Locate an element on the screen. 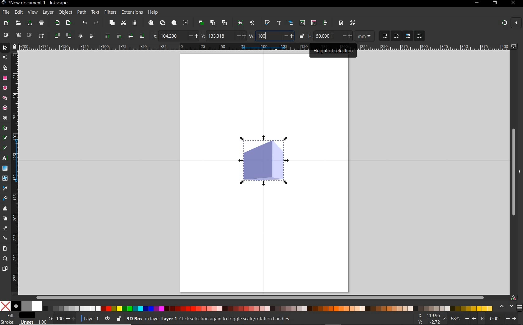 The height and width of the screenshot is (325, 523). create clone is located at coordinates (212, 23).